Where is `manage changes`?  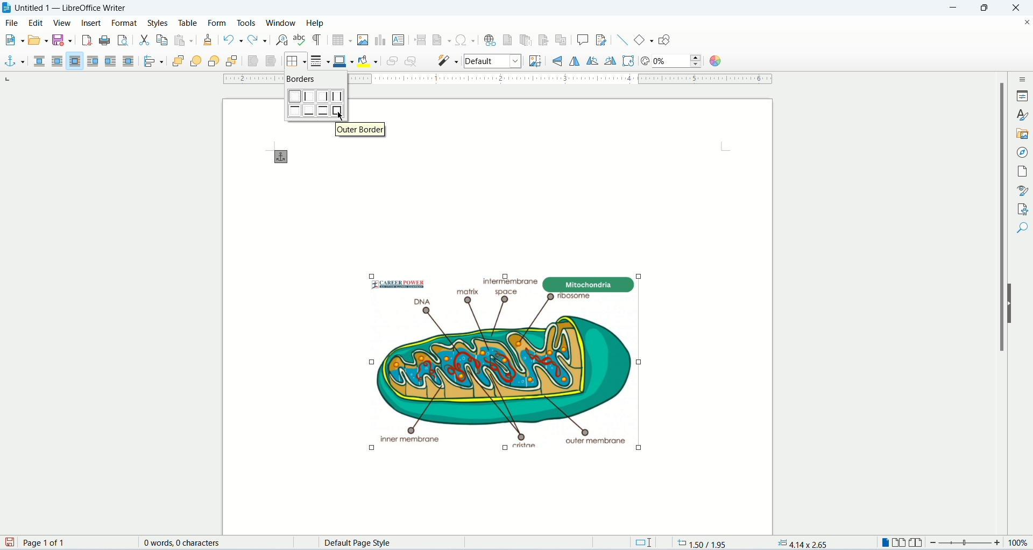 manage changes is located at coordinates (1023, 208).